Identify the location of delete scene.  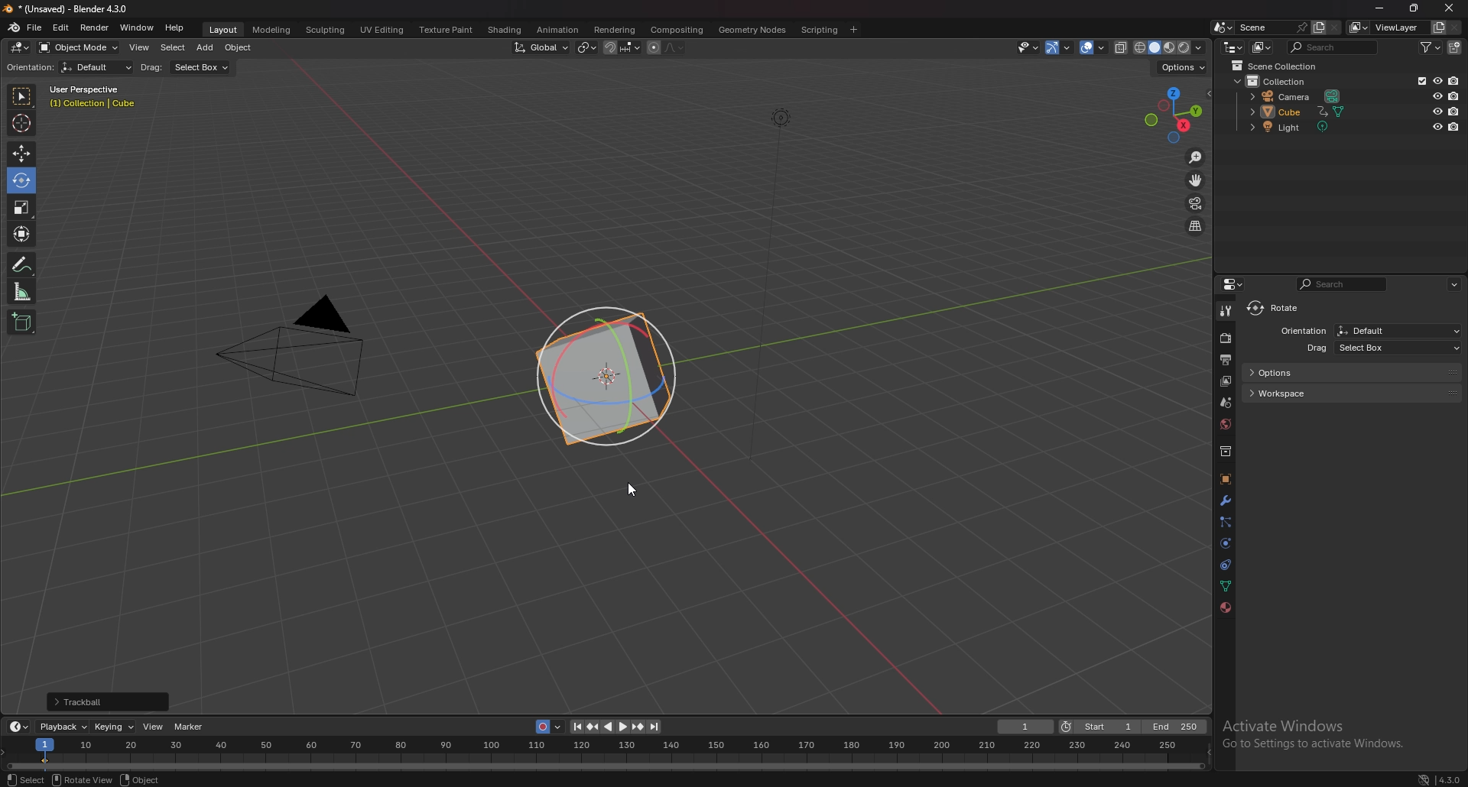
(1334, 28).